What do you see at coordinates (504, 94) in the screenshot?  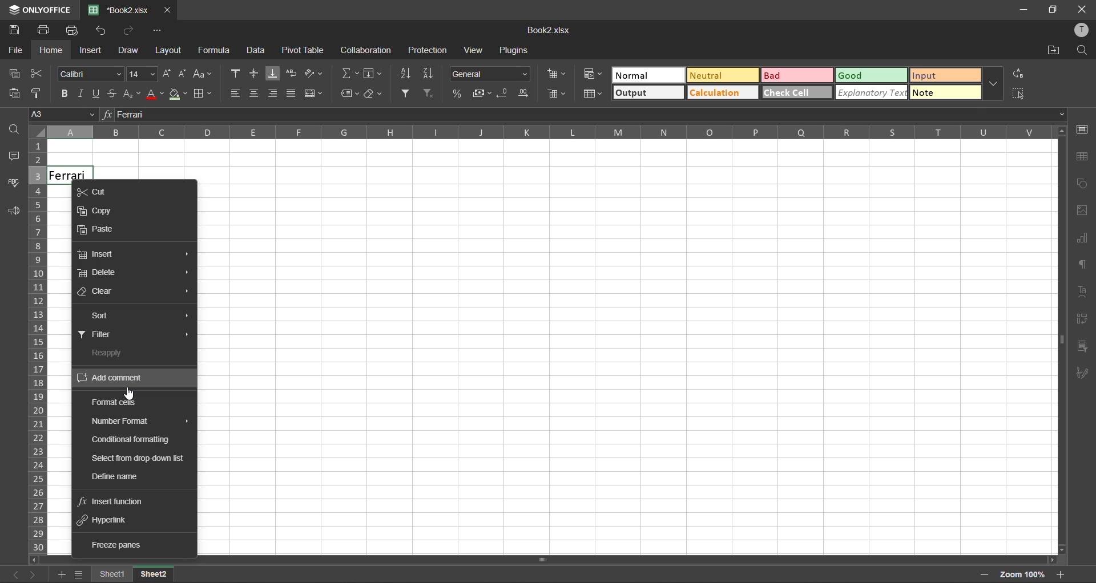 I see `decrease decimal` at bounding box center [504, 94].